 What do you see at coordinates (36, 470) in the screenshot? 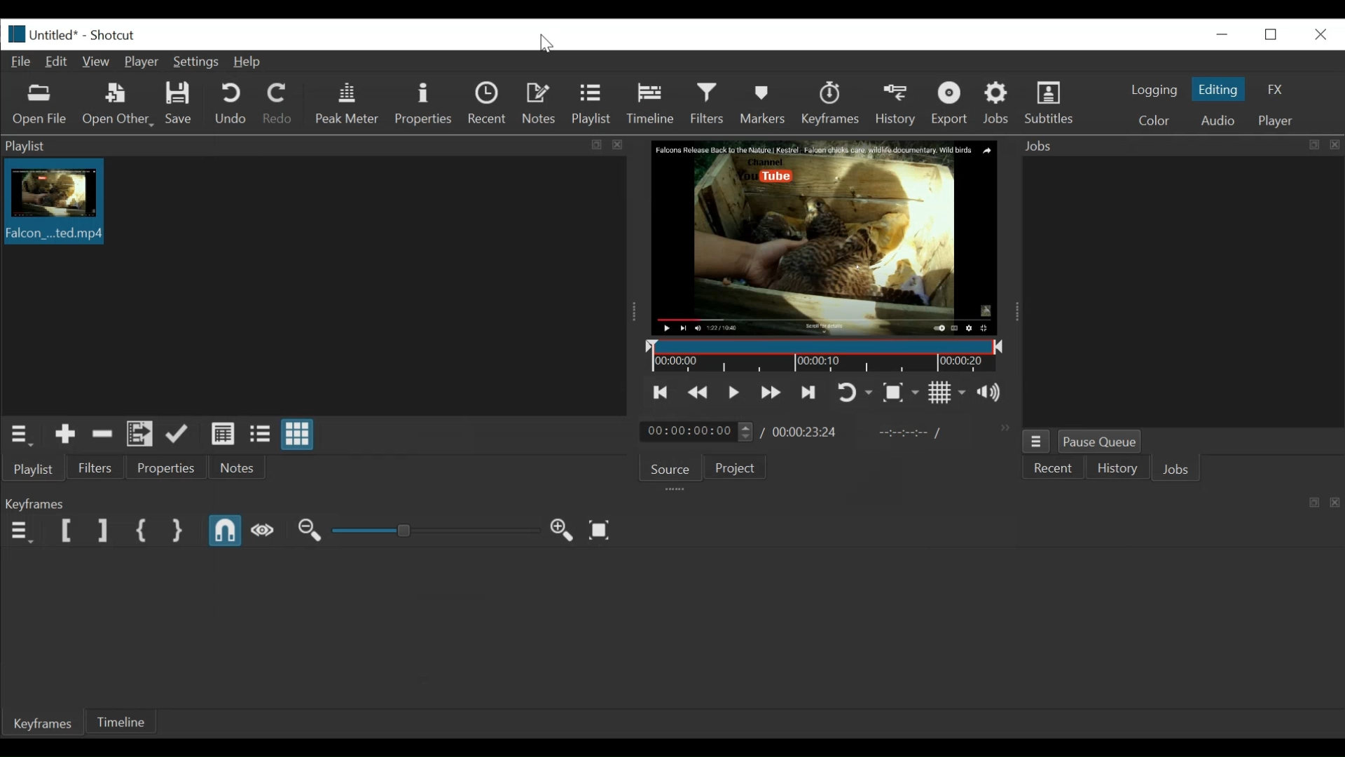
I see `Playlist` at bounding box center [36, 470].